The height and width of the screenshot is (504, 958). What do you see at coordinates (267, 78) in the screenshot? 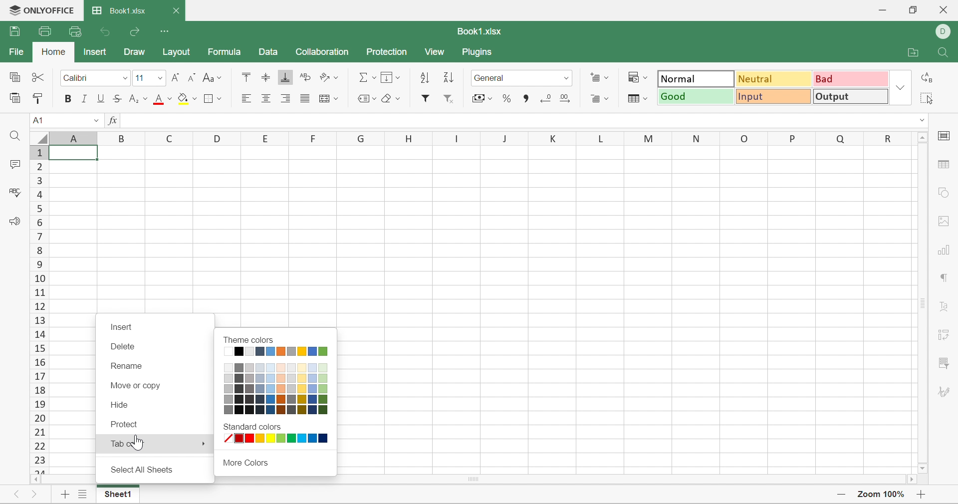
I see `Align Middle` at bounding box center [267, 78].